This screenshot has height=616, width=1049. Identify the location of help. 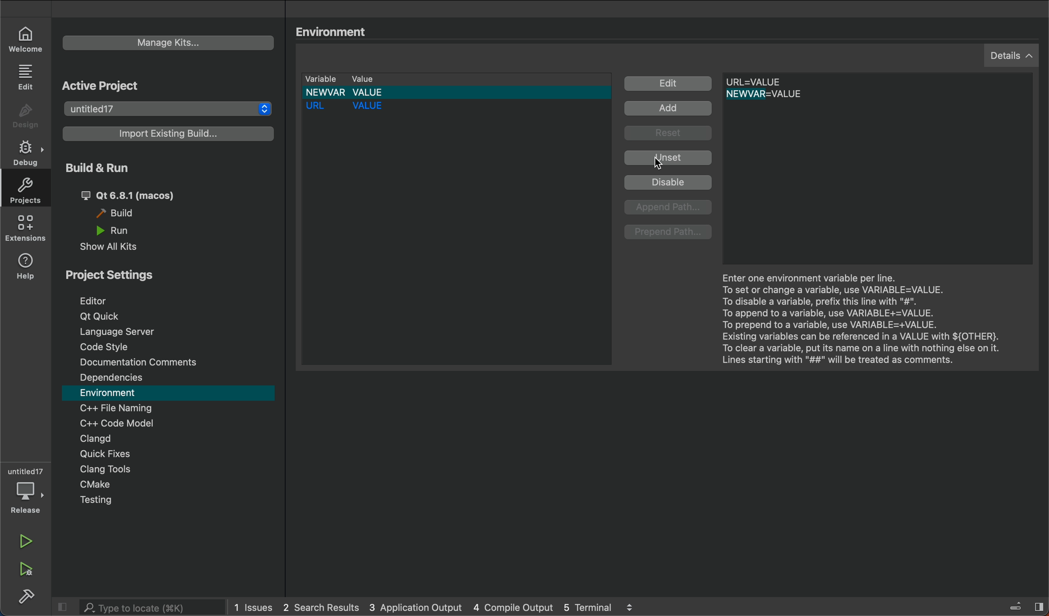
(24, 269).